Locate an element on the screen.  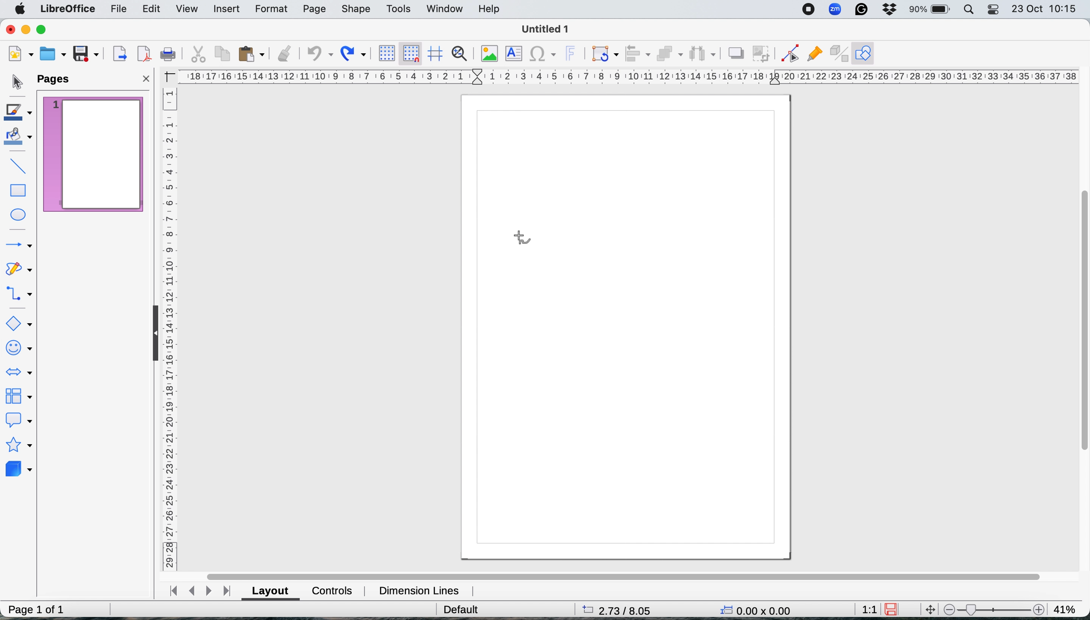
block arrows is located at coordinates (20, 370).